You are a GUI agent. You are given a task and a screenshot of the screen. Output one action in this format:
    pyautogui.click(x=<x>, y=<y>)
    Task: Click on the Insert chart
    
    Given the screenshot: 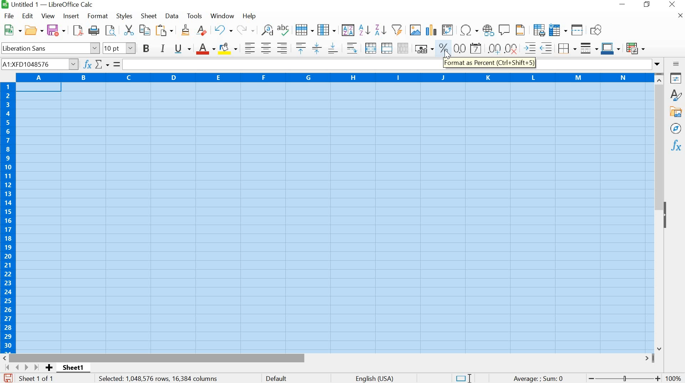 What is the action you would take?
    pyautogui.click(x=431, y=30)
    